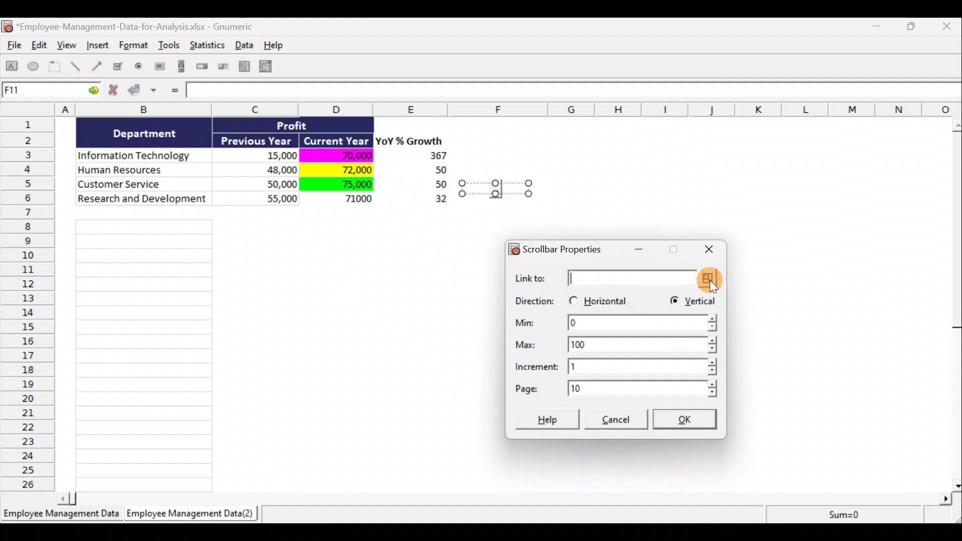  What do you see at coordinates (242, 66) in the screenshot?
I see `Create a list` at bounding box center [242, 66].